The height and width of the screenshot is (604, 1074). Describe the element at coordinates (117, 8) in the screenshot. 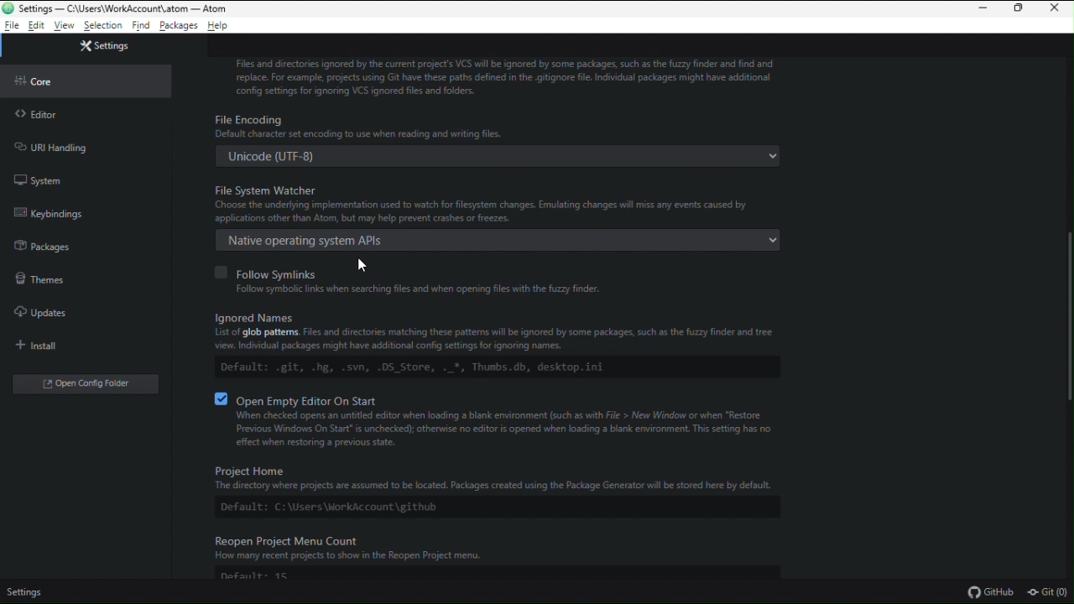

I see `file name and file path` at that location.